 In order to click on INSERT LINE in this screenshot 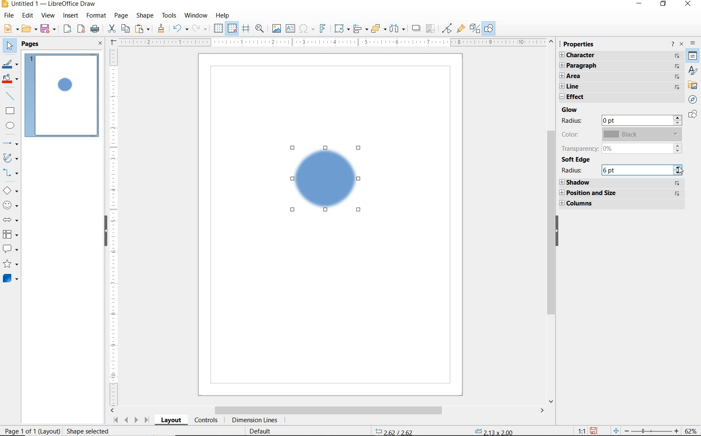, I will do `click(12, 96)`.